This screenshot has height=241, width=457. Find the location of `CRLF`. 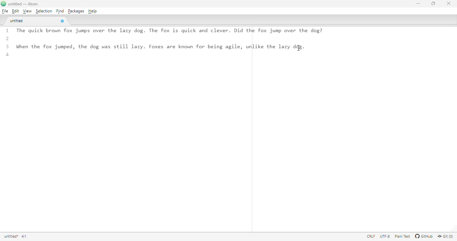

CRLF is located at coordinates (371, 237).